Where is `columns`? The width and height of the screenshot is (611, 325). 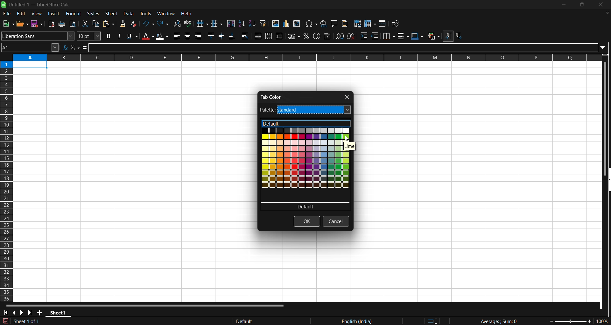 columns is located at coordinates (7, 180).